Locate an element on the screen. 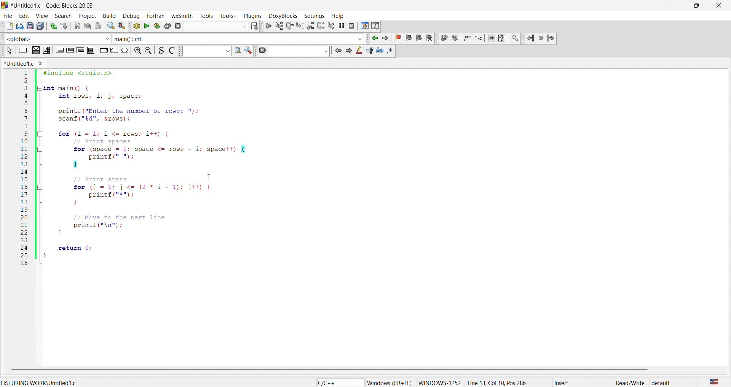 The height and width of the screenshot is (387, 731). function name is located at coordinates (240, 38).